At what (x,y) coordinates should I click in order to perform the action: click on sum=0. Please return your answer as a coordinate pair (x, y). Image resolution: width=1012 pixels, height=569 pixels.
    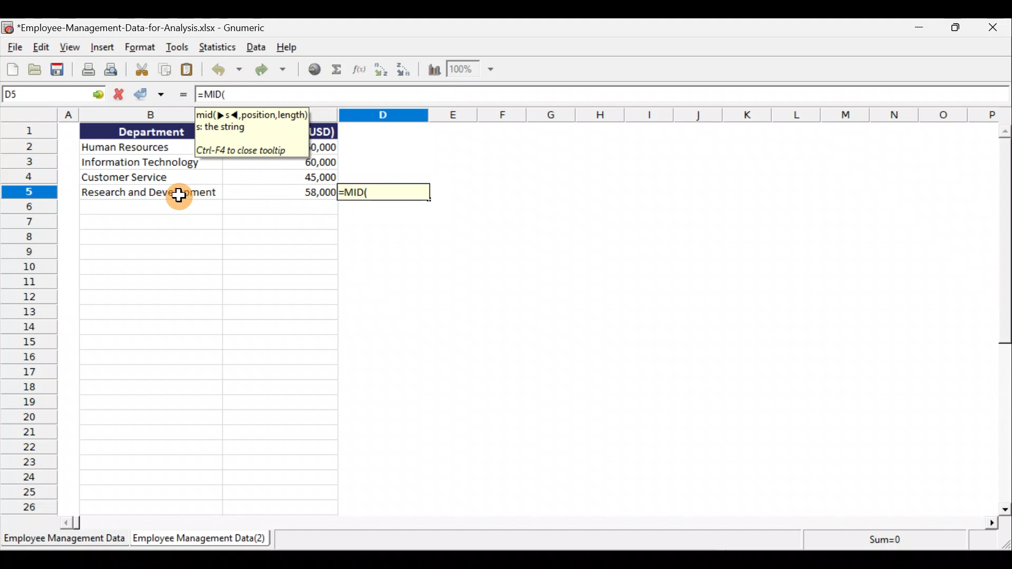
    Looking at the image, I should click on (881, 540).